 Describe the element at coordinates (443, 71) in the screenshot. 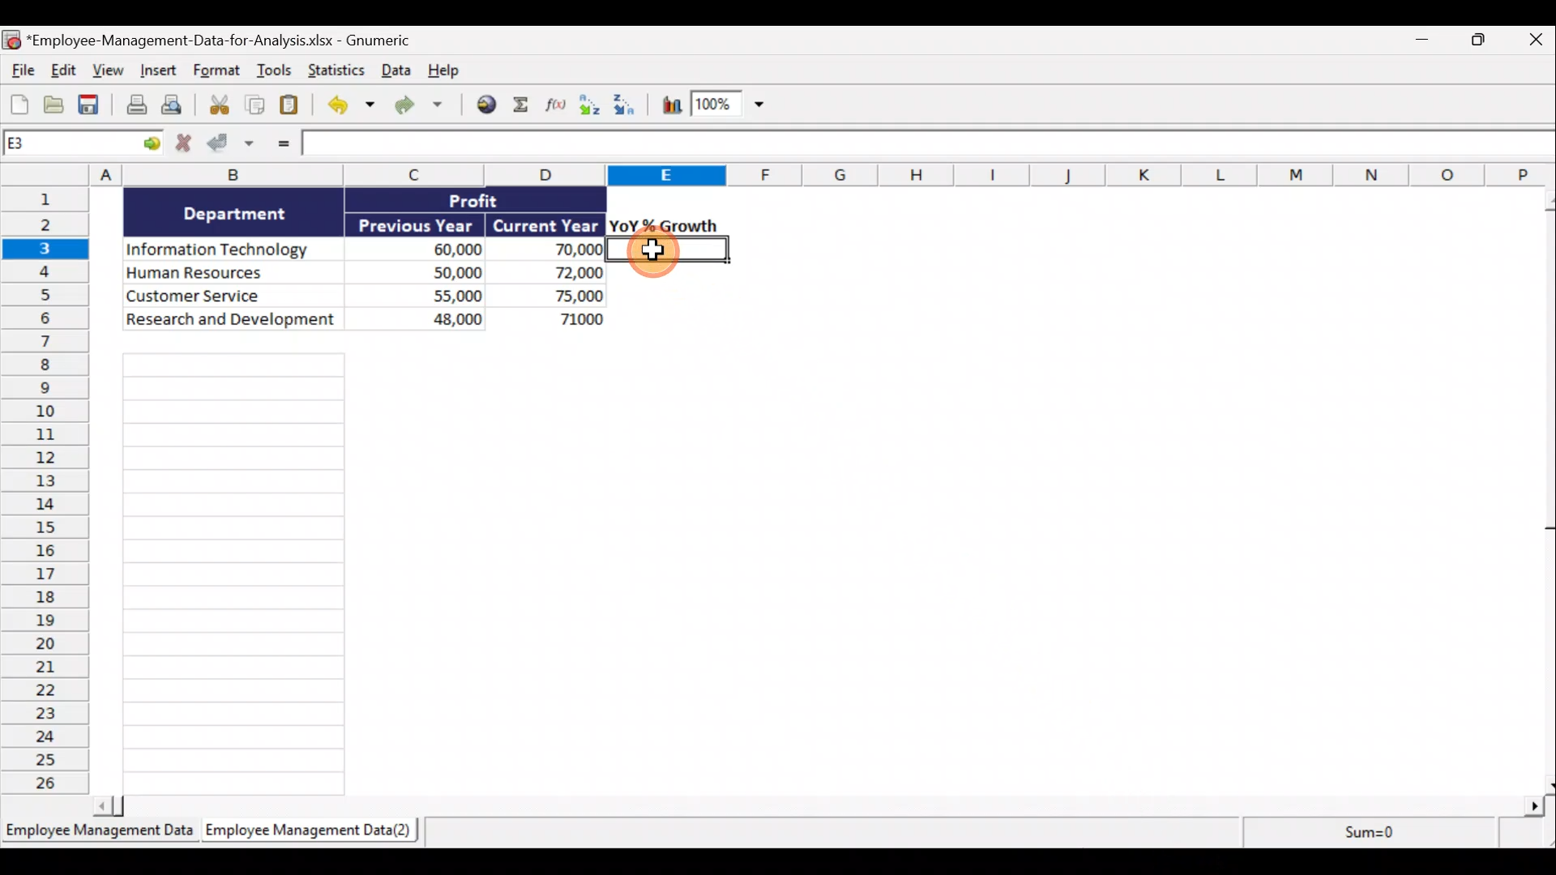

I see `Help` at that location.